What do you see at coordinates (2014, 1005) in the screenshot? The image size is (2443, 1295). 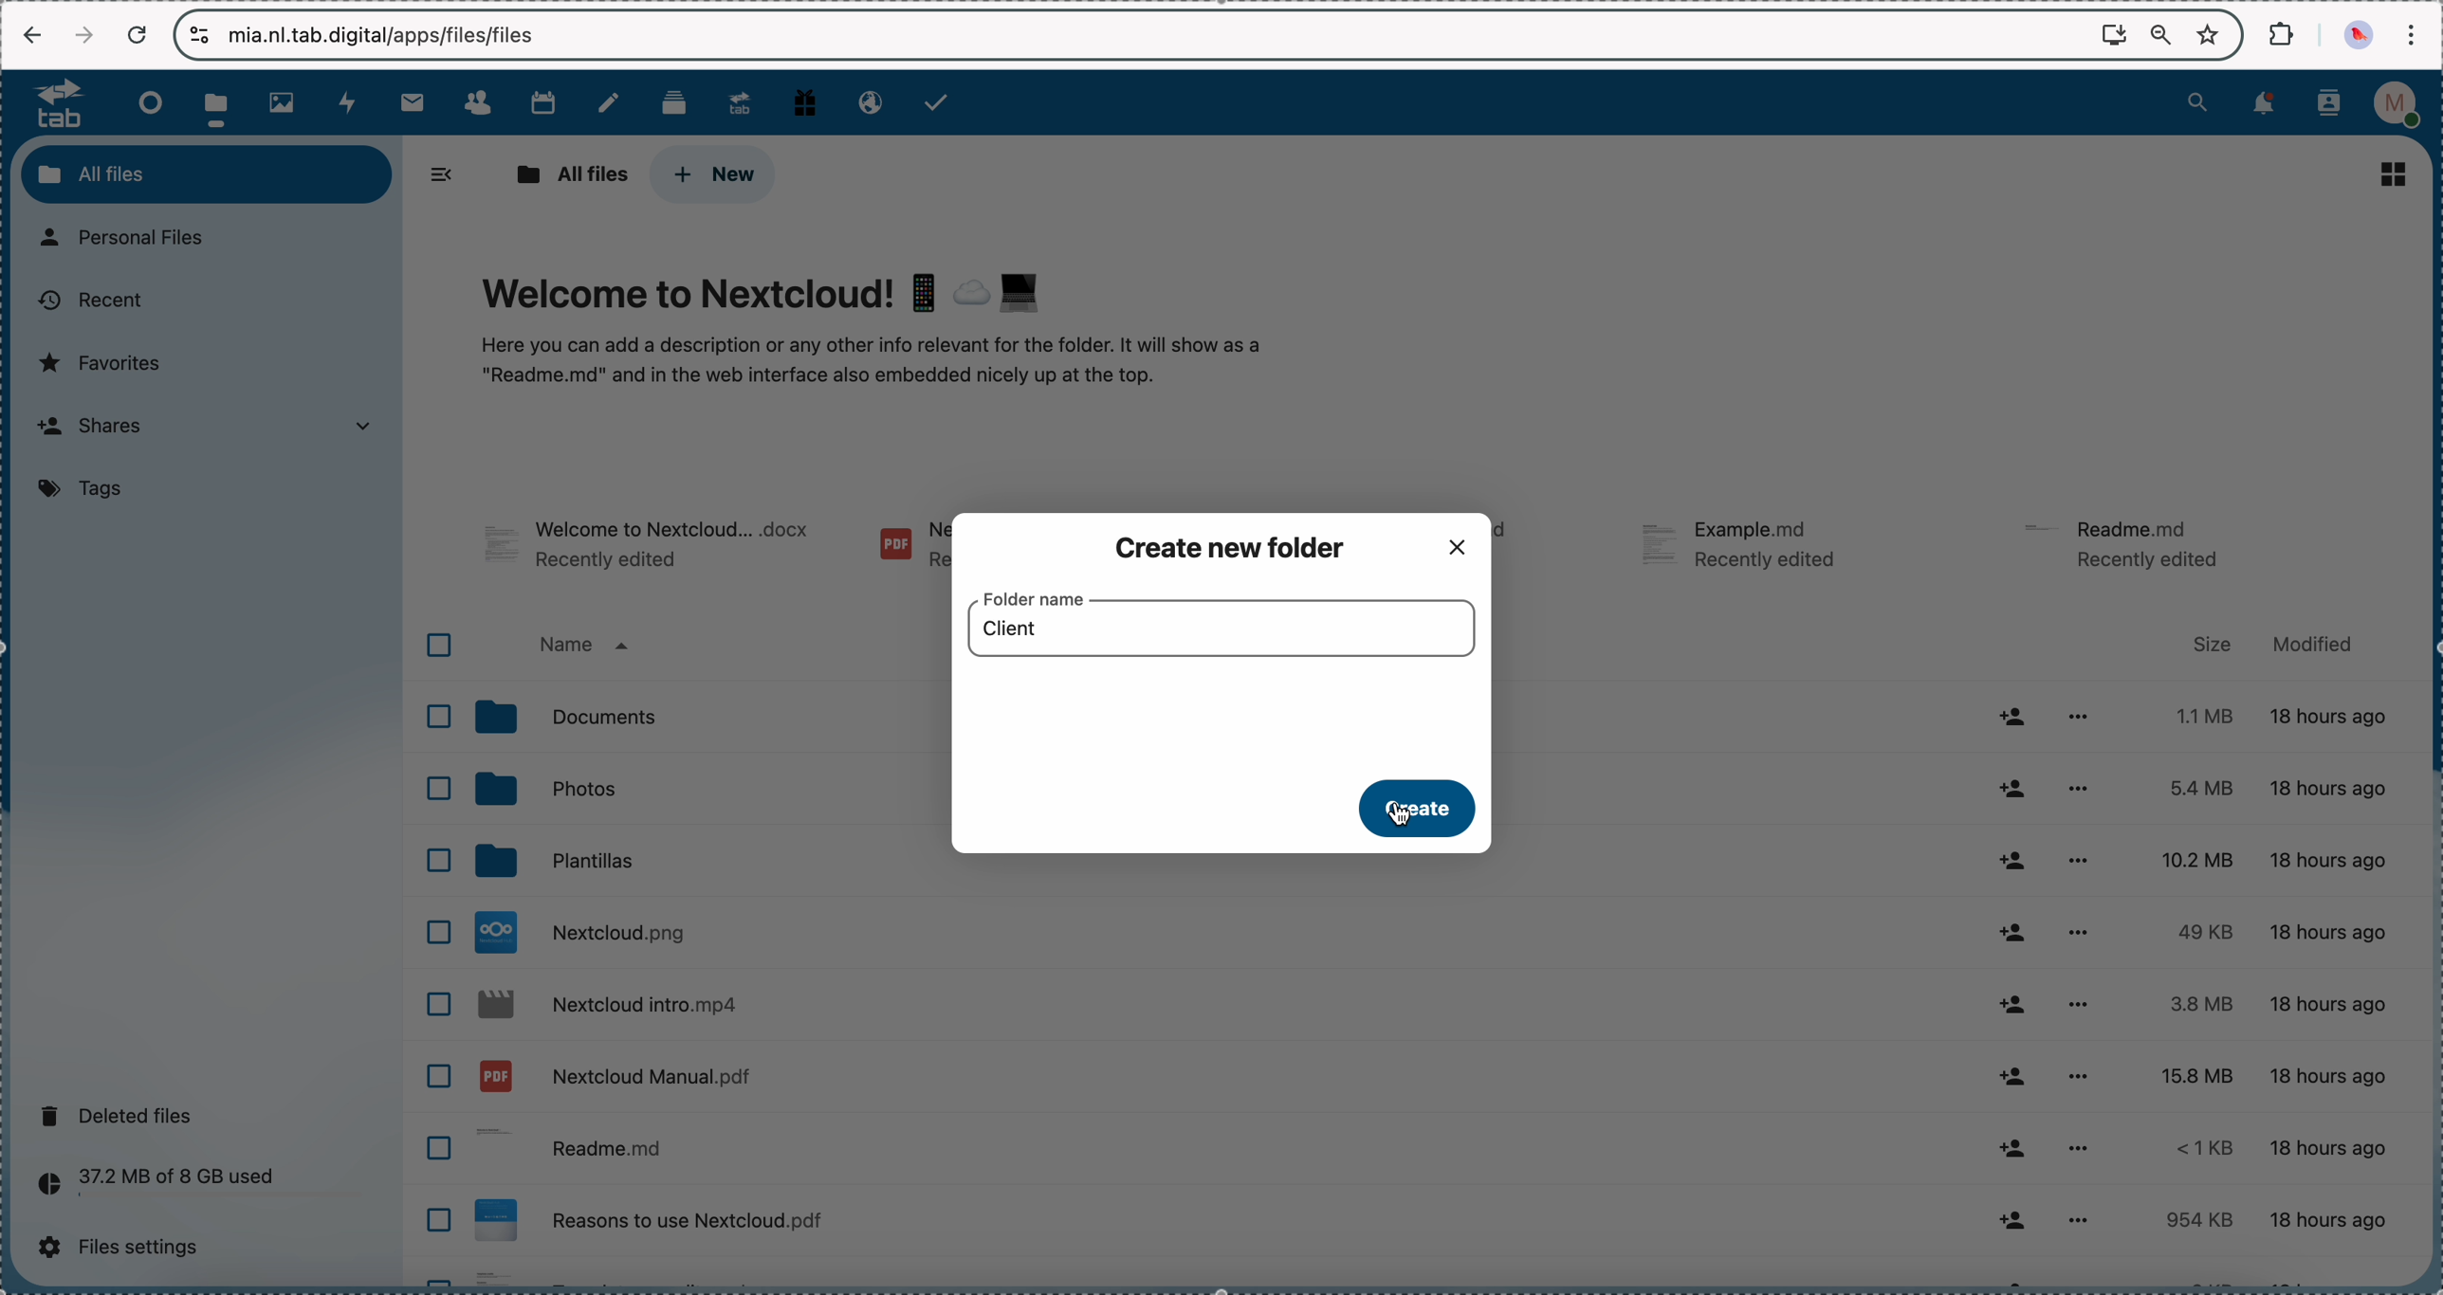 I see `share` at bounding box center [2014, 1005].